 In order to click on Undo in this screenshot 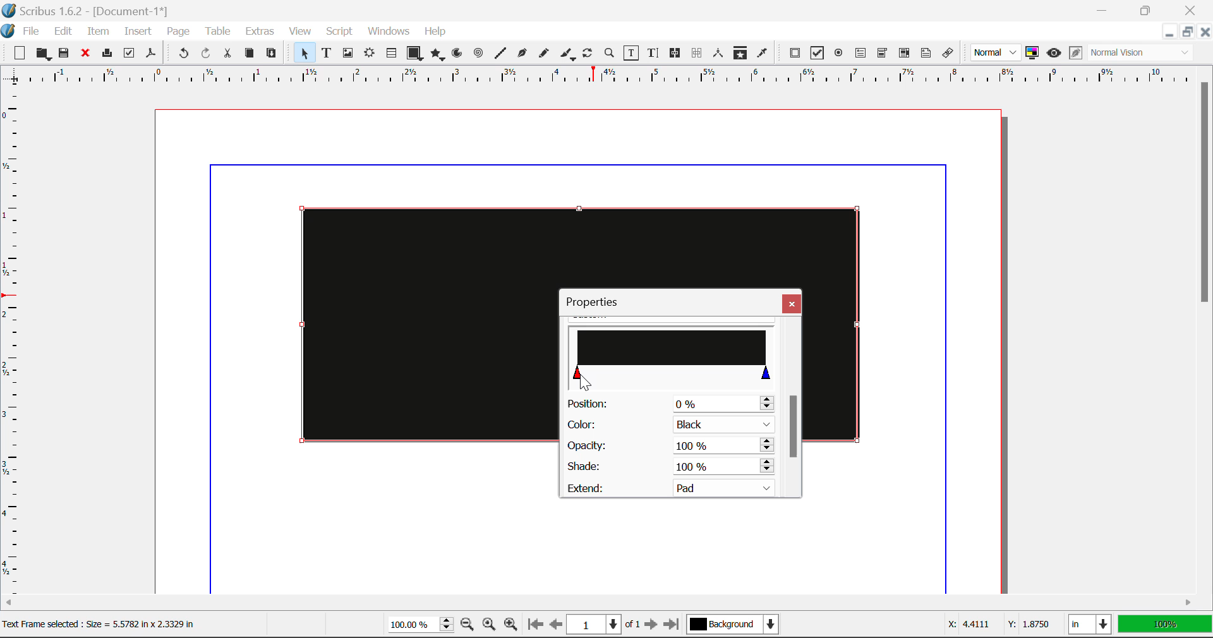, I will do `click(183, 55)`.